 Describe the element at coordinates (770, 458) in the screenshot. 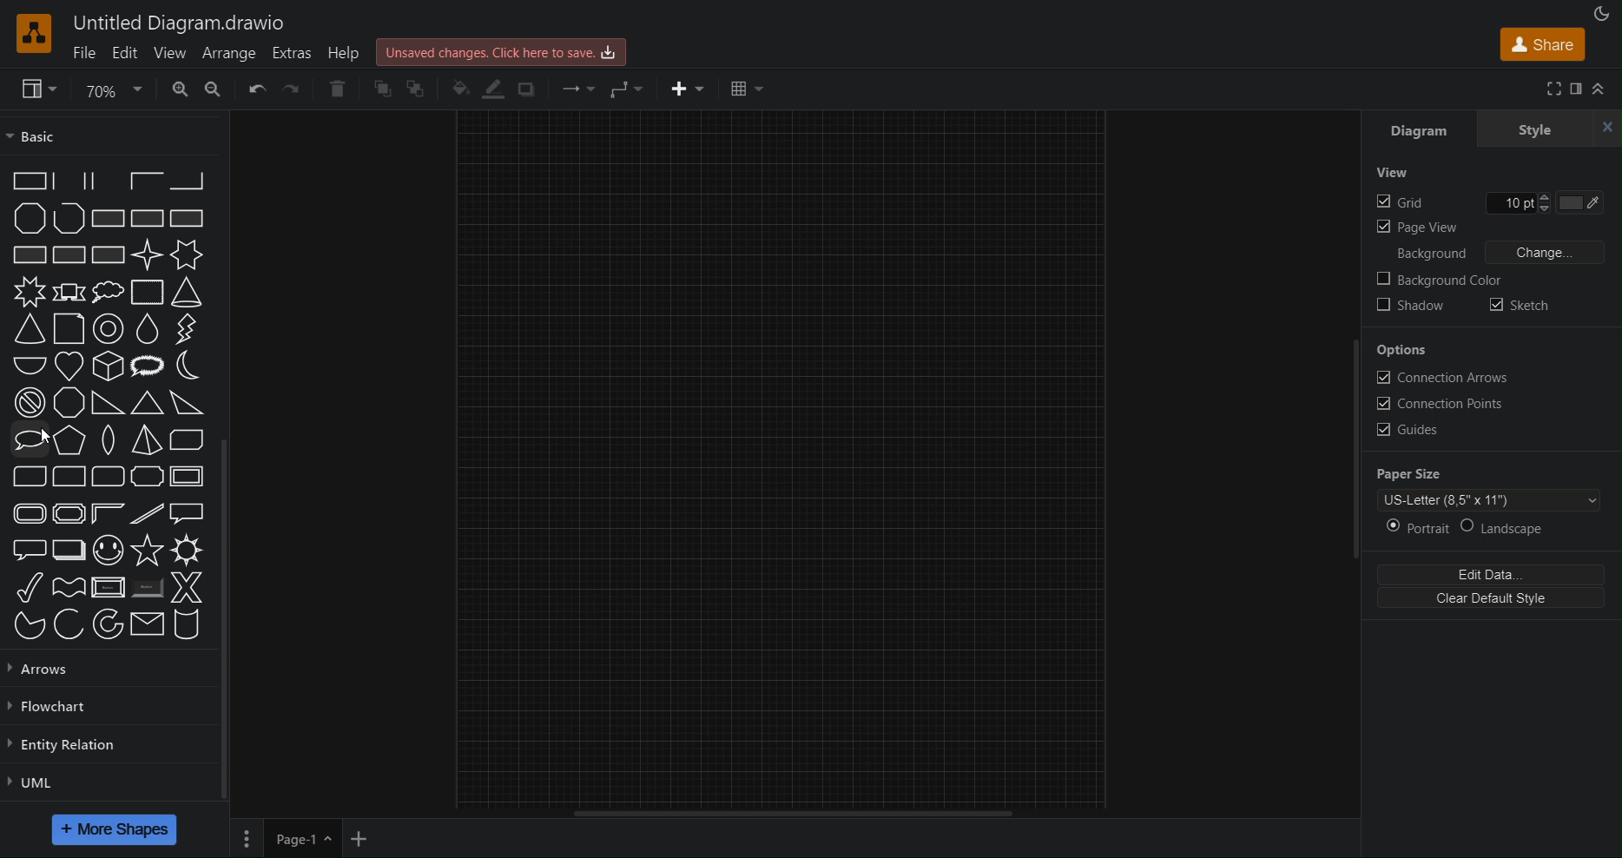

I see `Canvas` at that location.